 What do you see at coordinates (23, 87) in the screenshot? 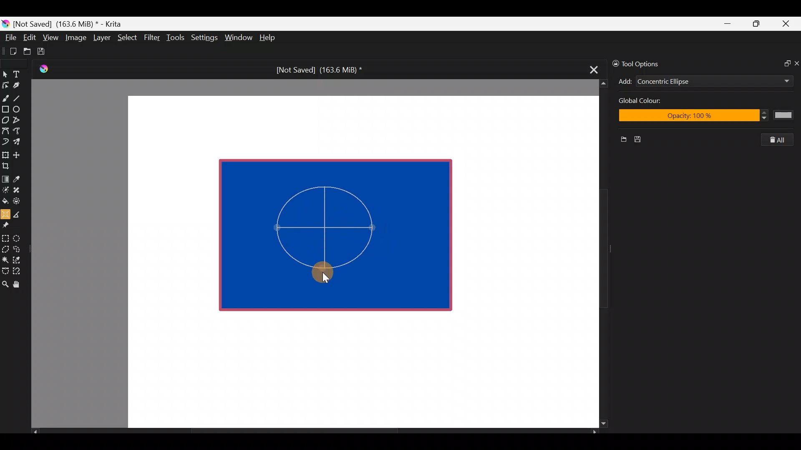
I see `Calligraphy` at bounding box center [23, 87].